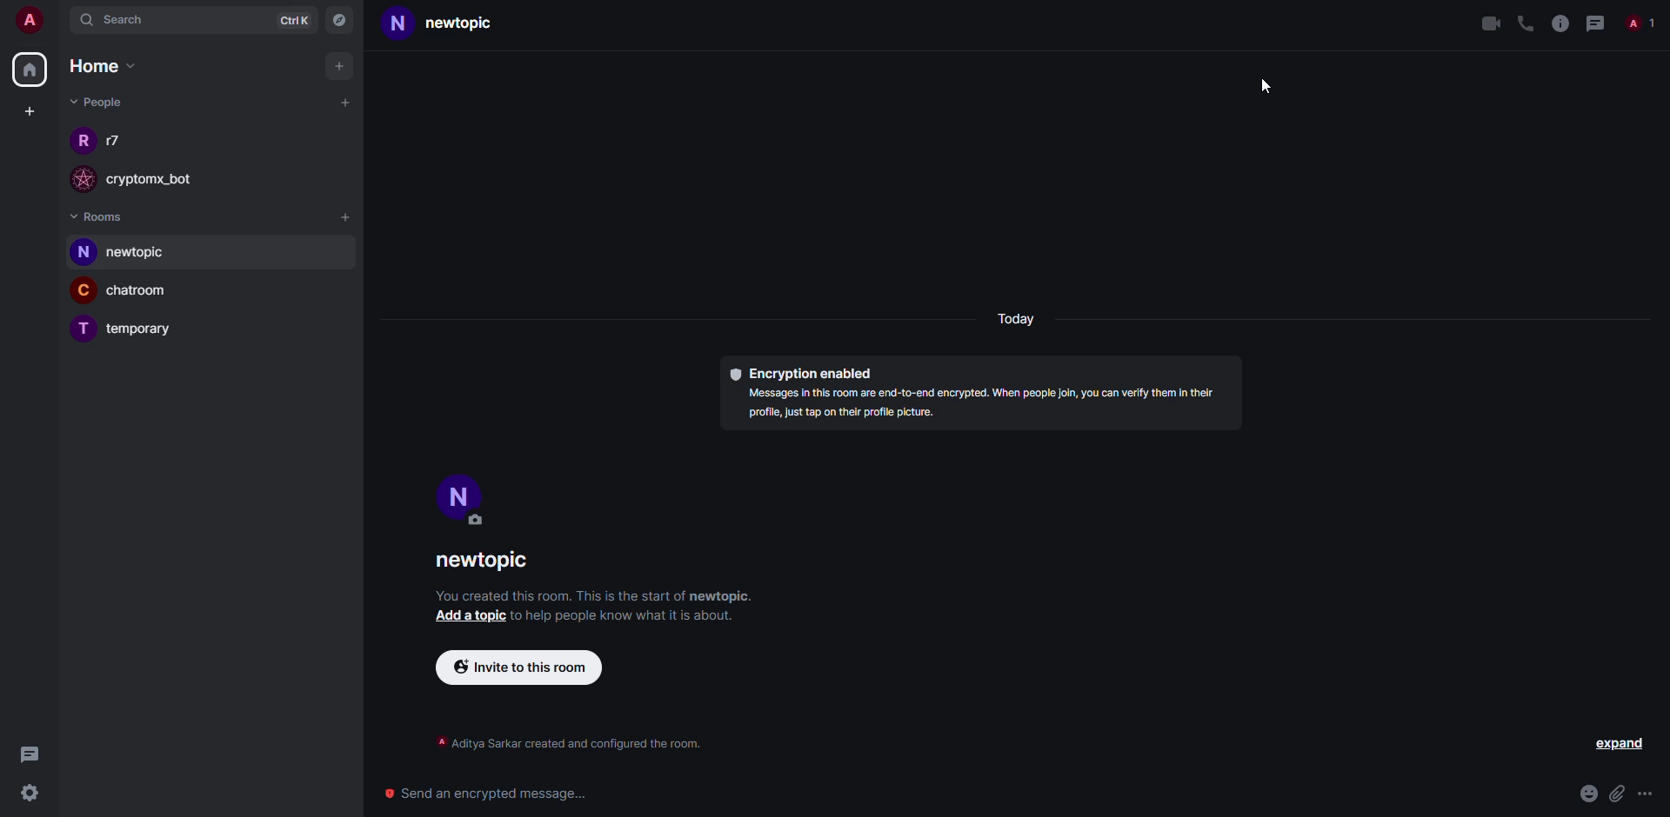 The image size is (1670, 817). What do you see at coordinates (107, 67) in the screenshot?
I see `home` at bounding box center [107, 67].